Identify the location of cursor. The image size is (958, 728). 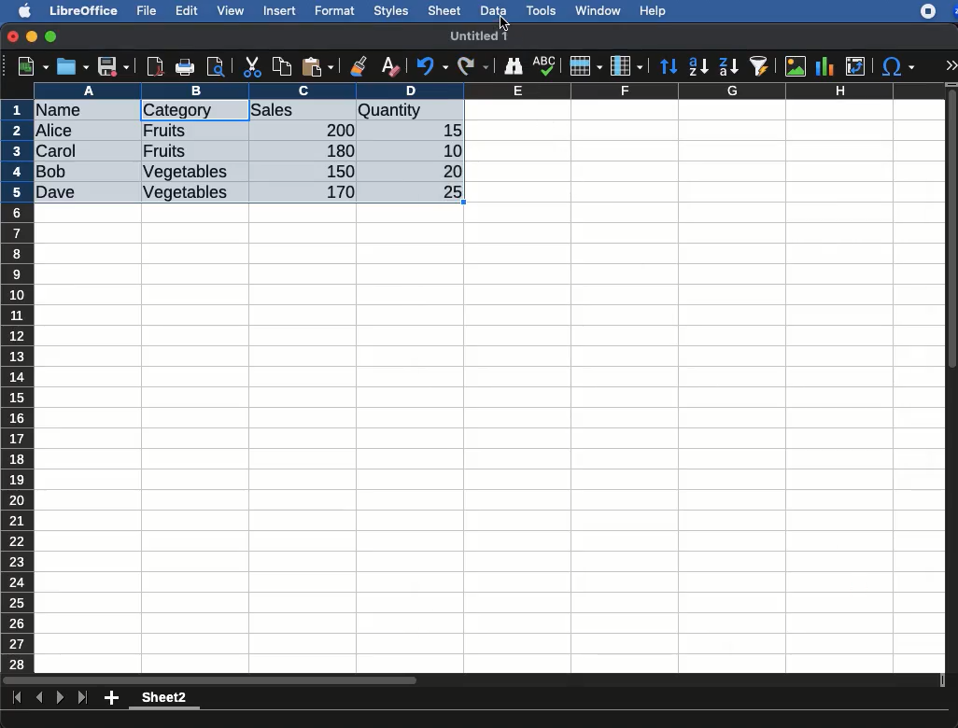
(503, 21).